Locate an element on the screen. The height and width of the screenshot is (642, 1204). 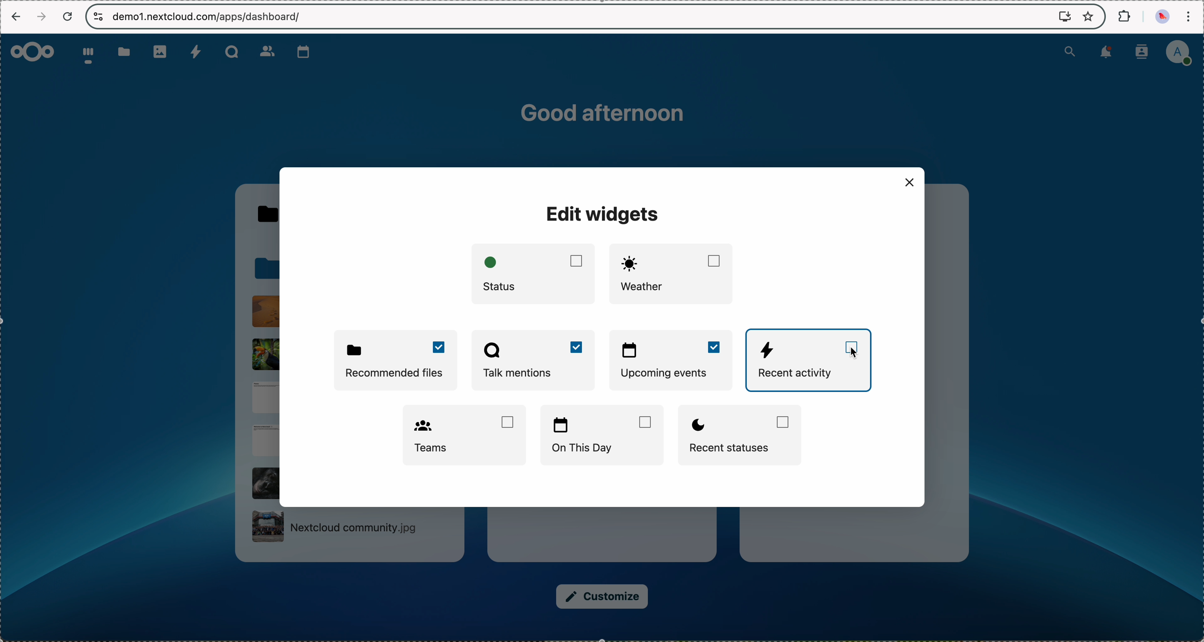
file is located at coordinates (262, 484).